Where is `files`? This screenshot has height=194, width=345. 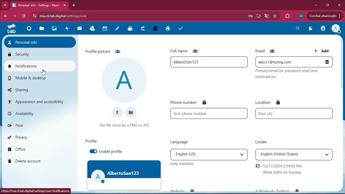
files is located at coordinates (41, 29).